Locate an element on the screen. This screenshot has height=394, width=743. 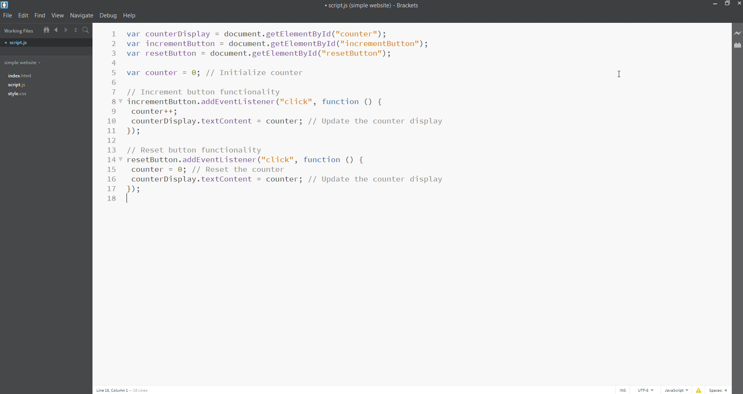
encoding is located at coordinates (645, 391).